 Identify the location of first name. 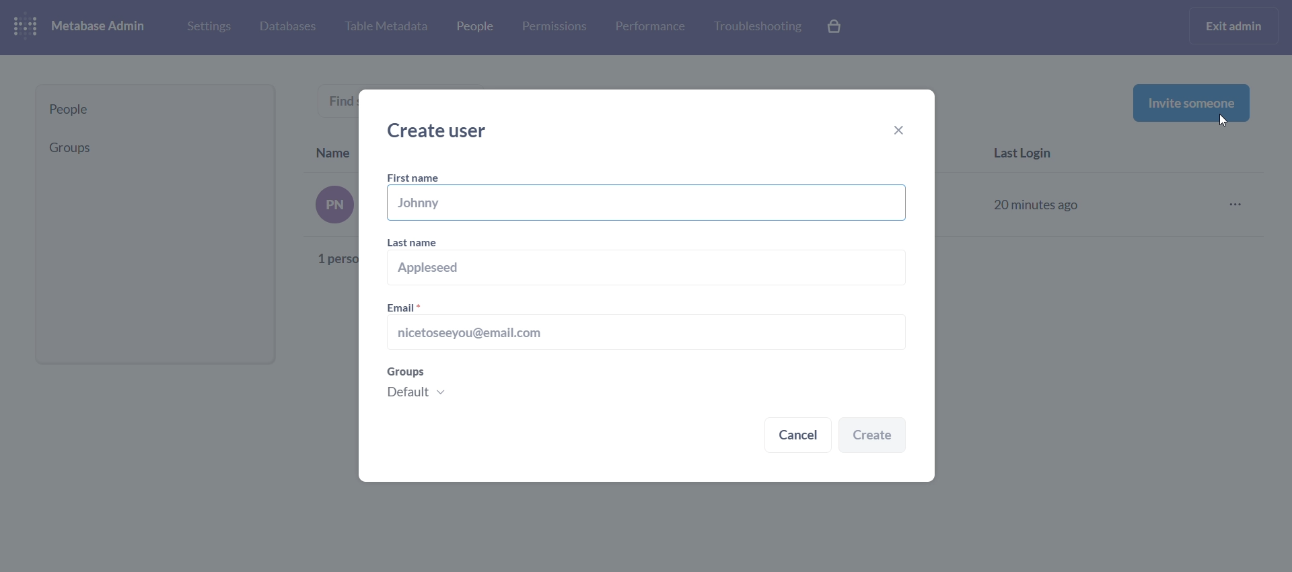
(651, 198).